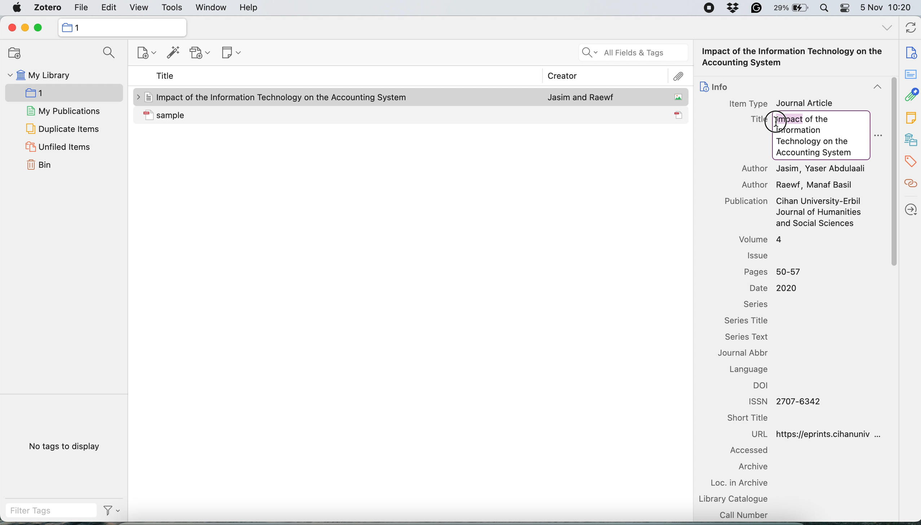  I want to click on new attachment, so click(200, 54).